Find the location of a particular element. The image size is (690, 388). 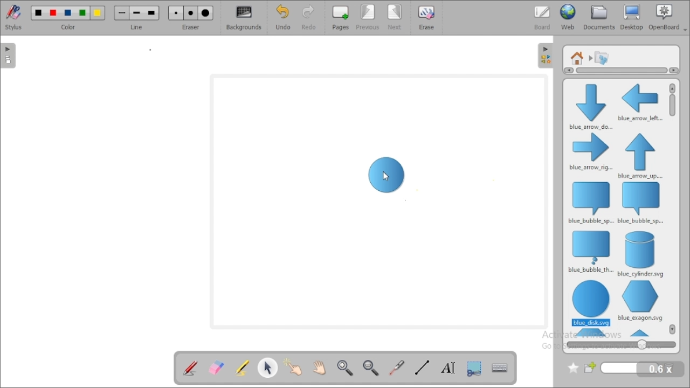

zoom out is located at coordinates (372, 368).